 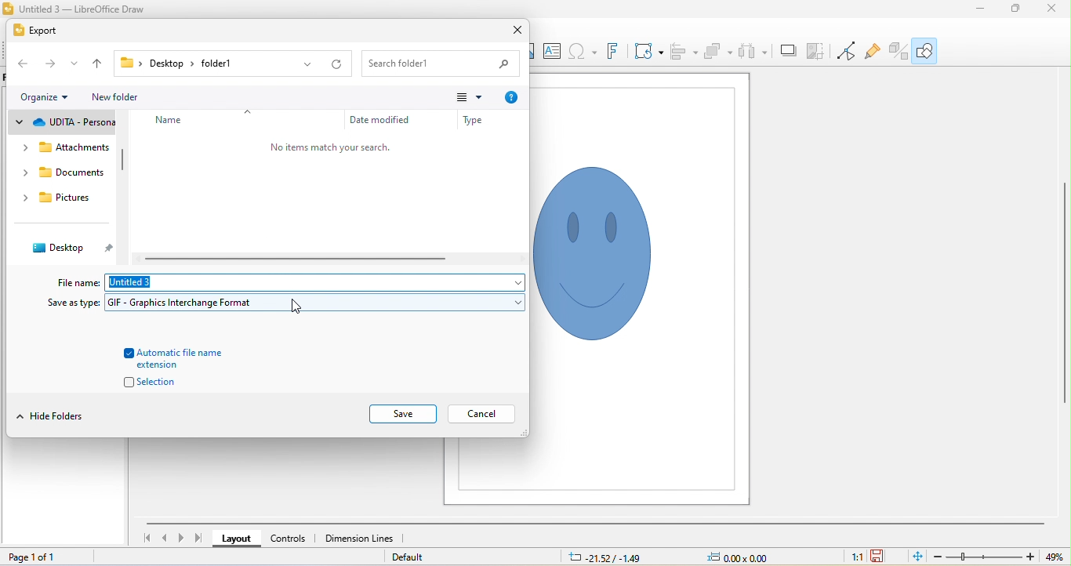 What do you see at coordinates (359, 537) in the screenshot?
I see `dimension lines` at bounding box center [359, 537].